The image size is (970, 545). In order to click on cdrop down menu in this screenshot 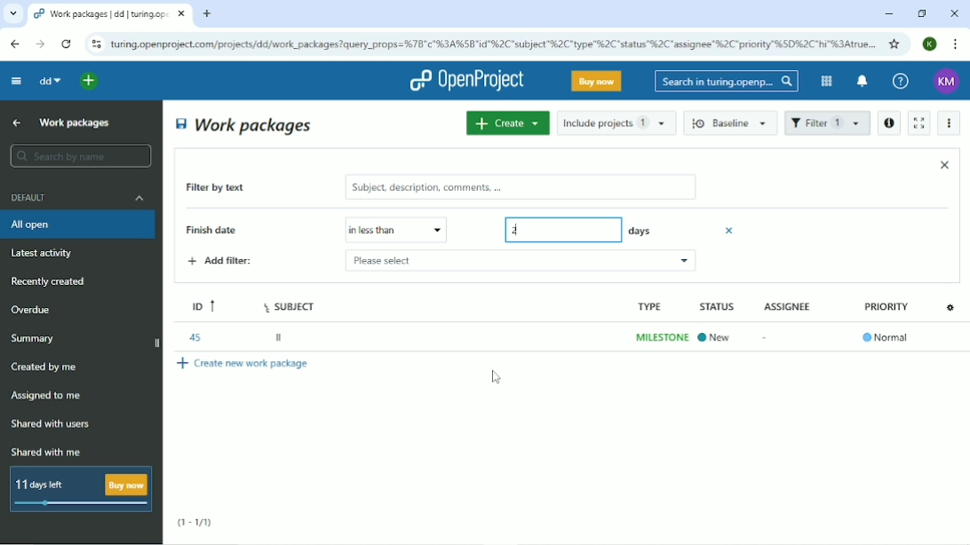, I will do `click(682, 264)`.